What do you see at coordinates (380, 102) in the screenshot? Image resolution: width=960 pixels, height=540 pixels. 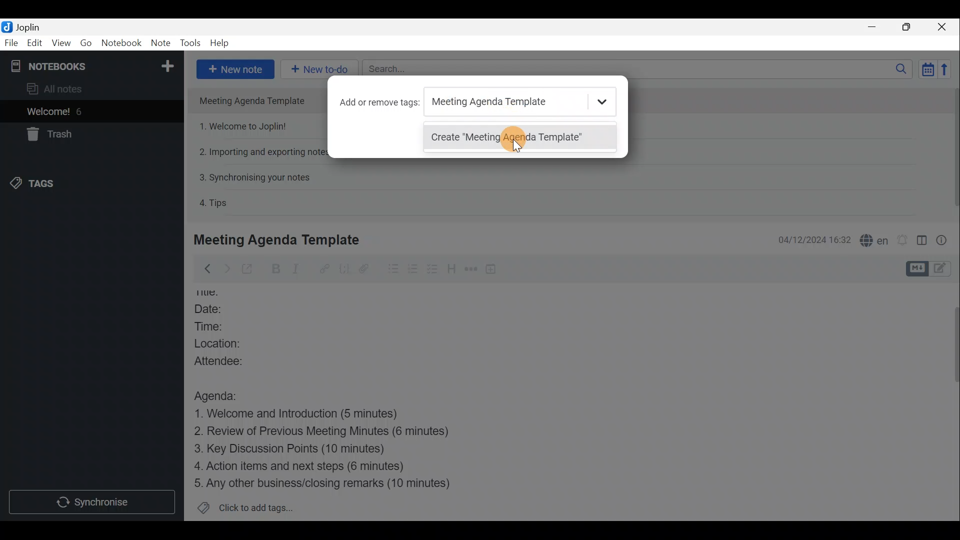 I see `Add or remove tags:` at bounding box center [380, 102].